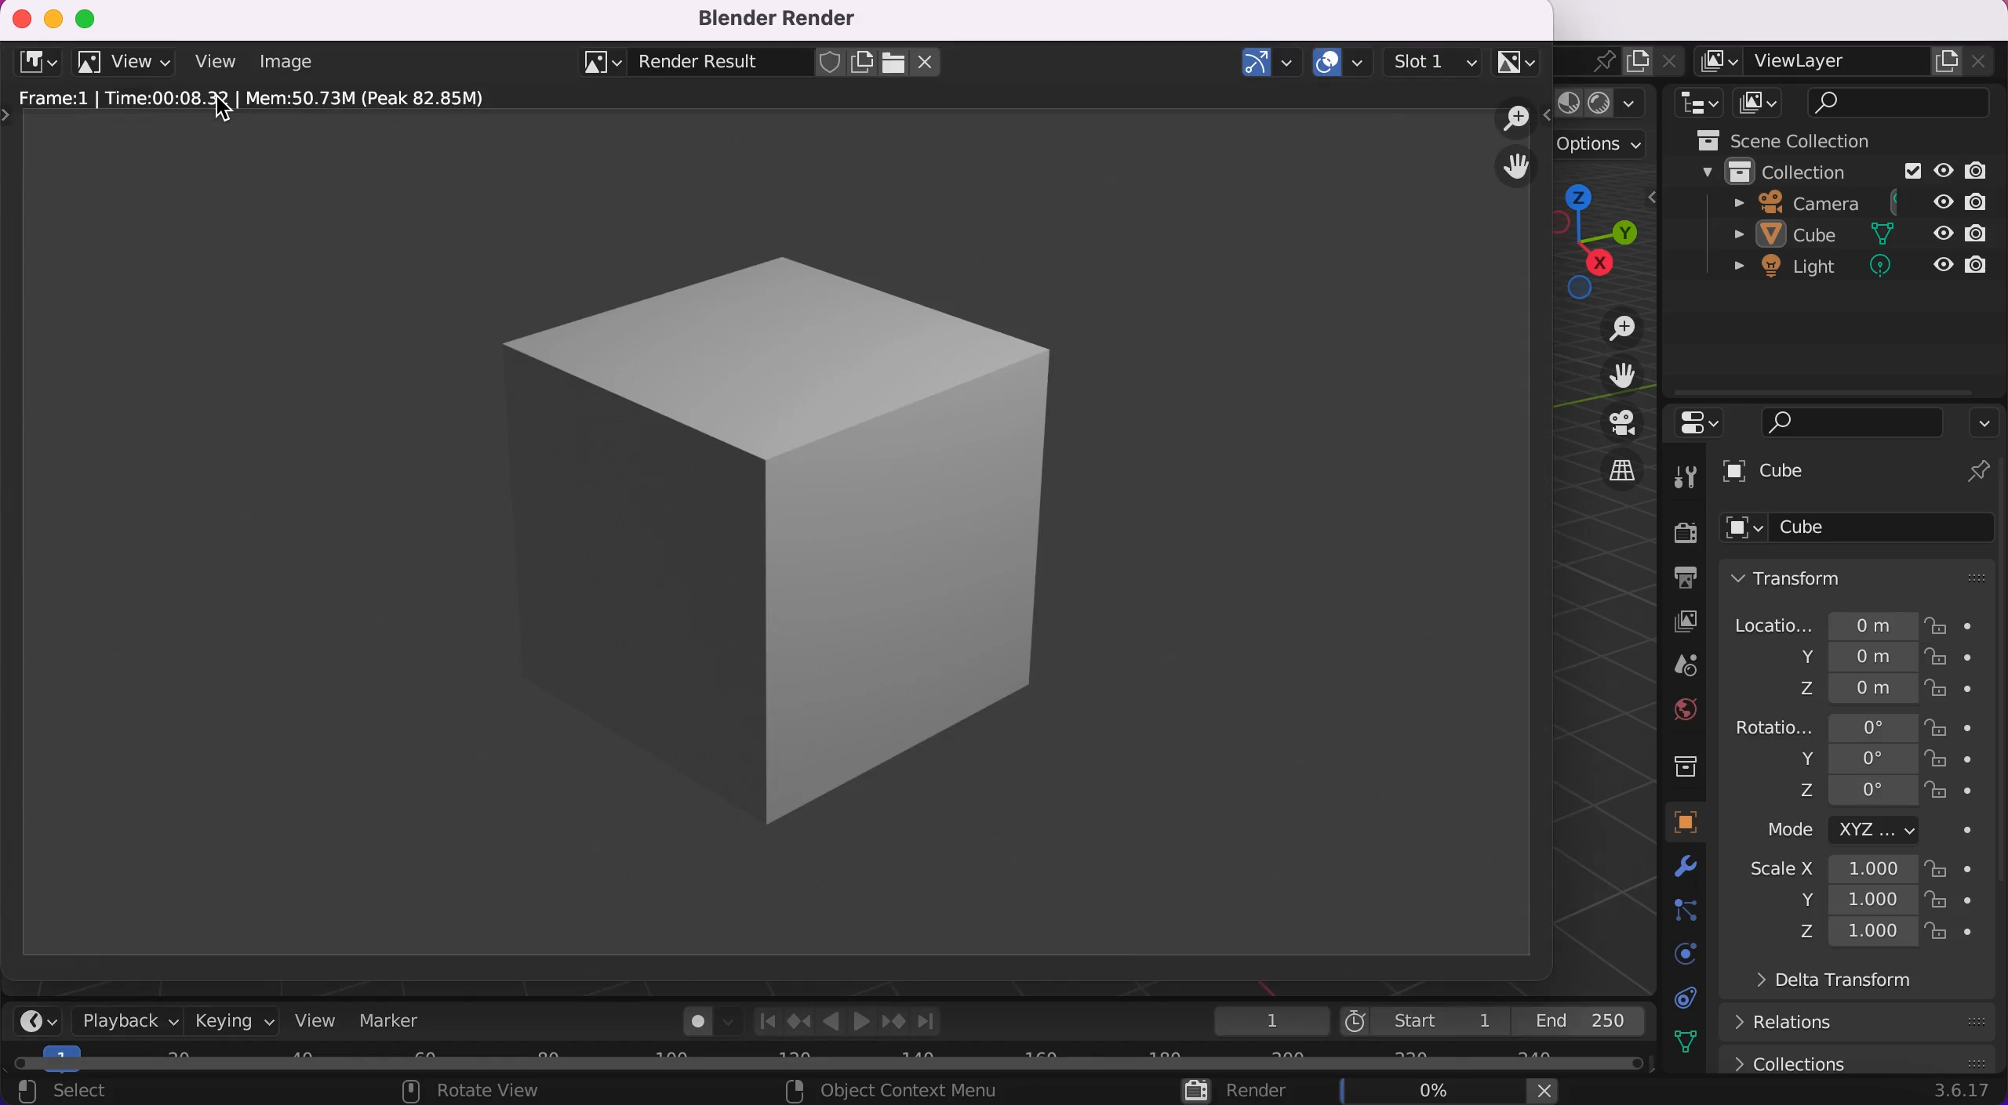 The image size is (2008, 1105). Describe the element at coordinates (1596, 104) in the screenshot. I see `shading` at that location.